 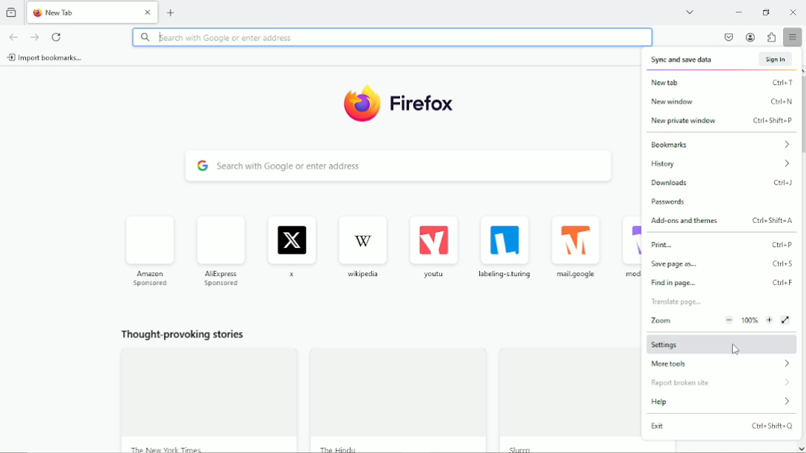 What do you see at coordinates (722, 82) in the screenshot?
I see `New tab` at bounding box center [722, 82].